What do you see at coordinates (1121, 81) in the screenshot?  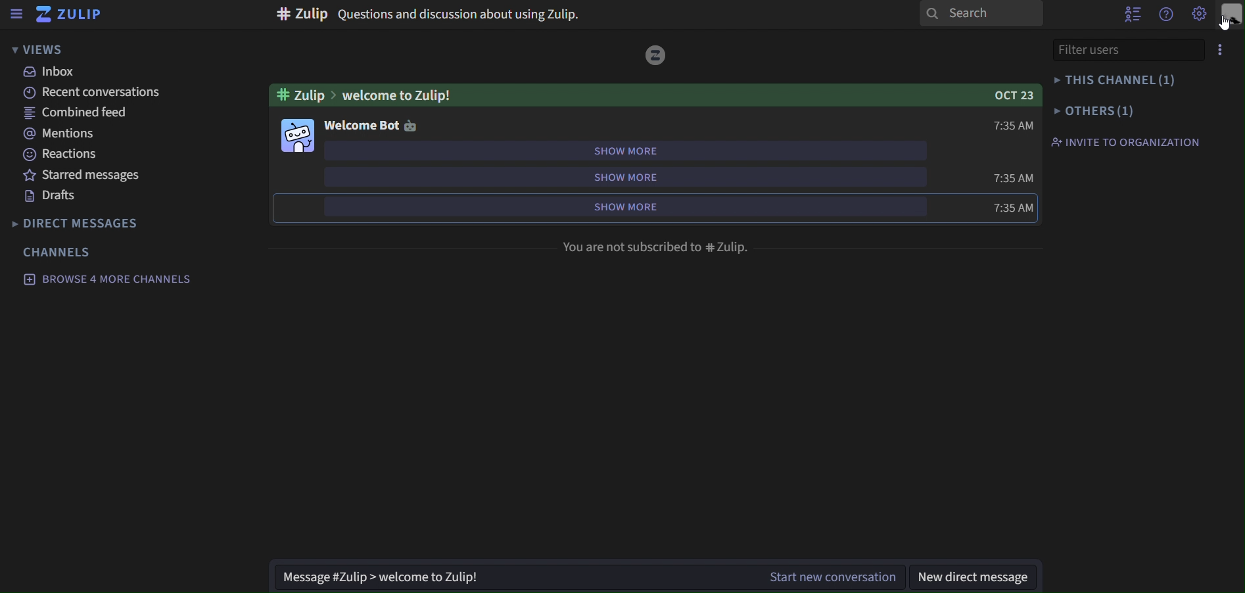 I see `this channels` at bounding box center [1121, 81].